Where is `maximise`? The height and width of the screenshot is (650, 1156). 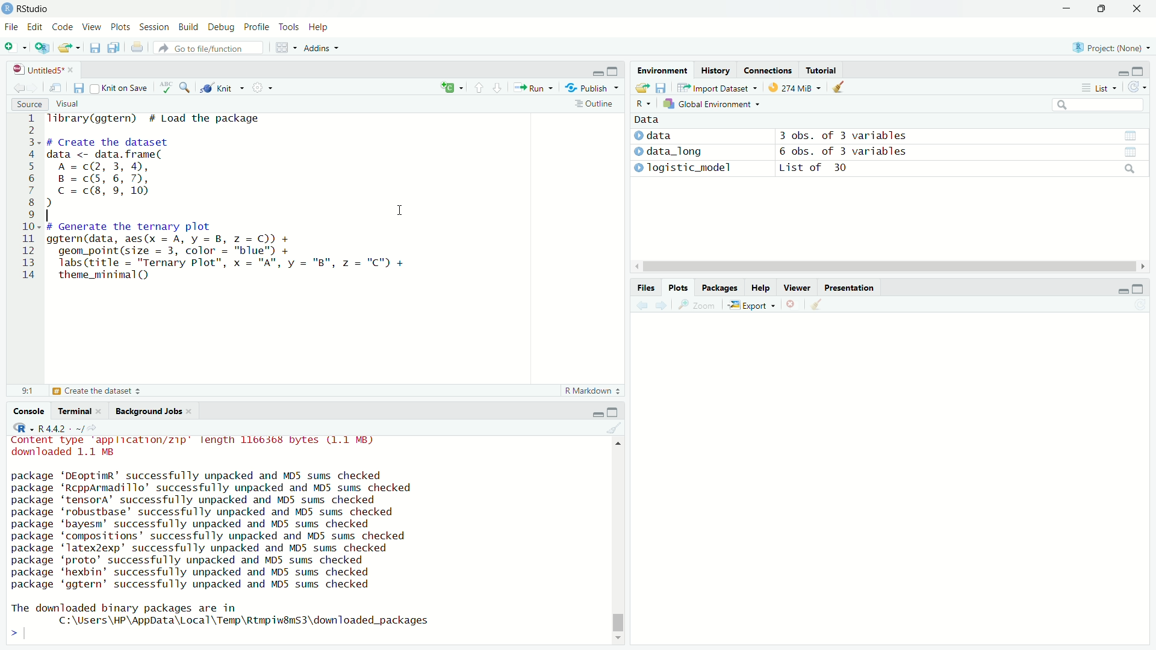 maximise is located at coordinates (1139, 70).